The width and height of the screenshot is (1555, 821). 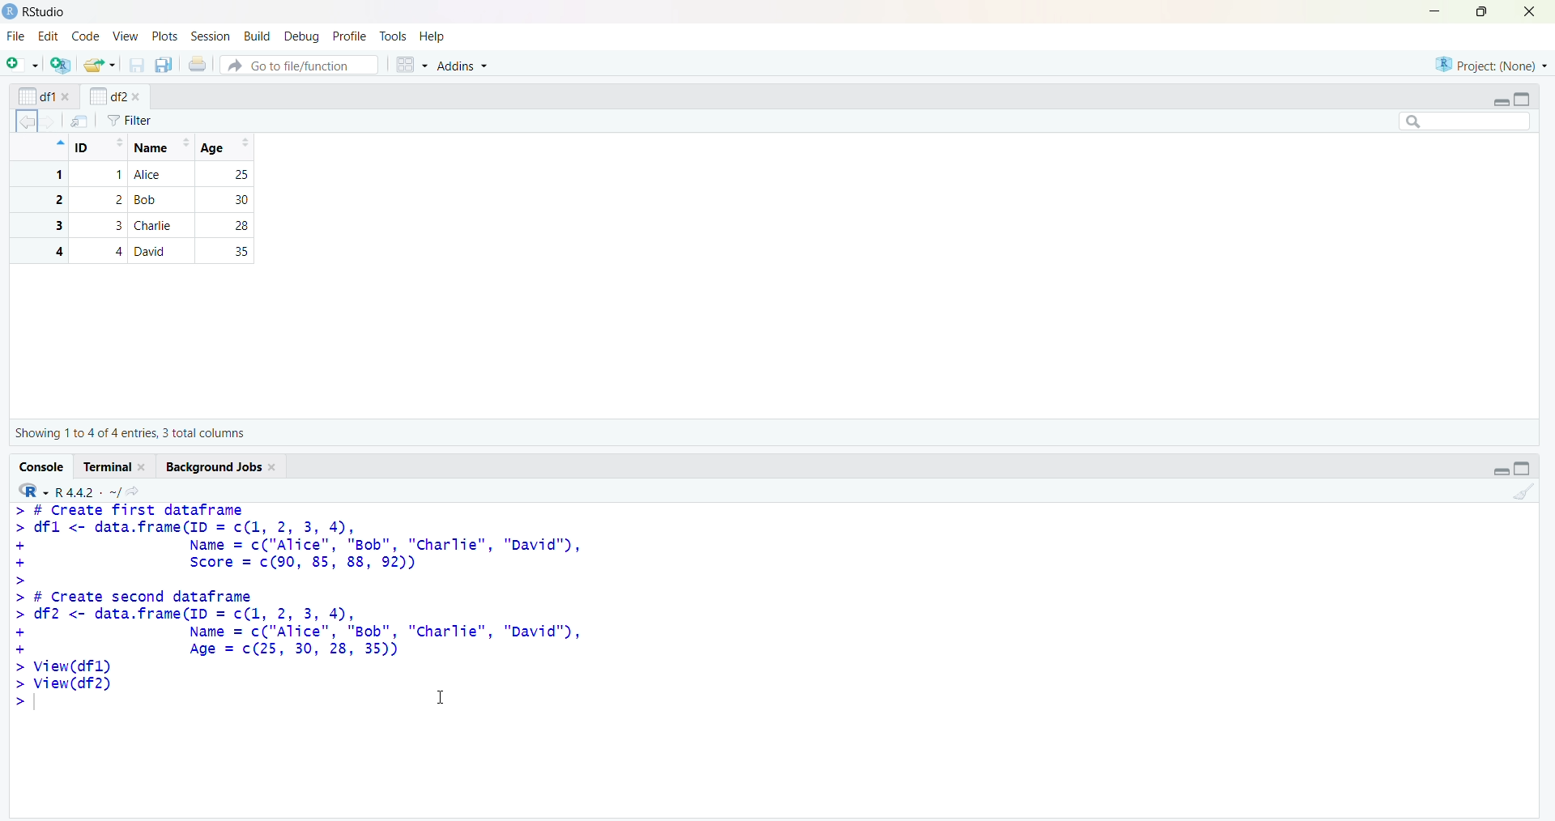 I want to click on icon, so click(x=58, y=143).